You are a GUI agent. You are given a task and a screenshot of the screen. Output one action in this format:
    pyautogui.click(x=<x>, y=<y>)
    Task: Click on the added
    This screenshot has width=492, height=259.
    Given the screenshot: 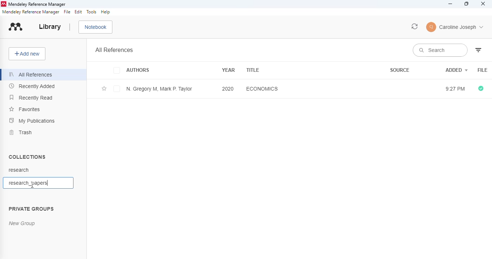 What is the action you would take?
    pyautogui.click(x=457, y=70)
    